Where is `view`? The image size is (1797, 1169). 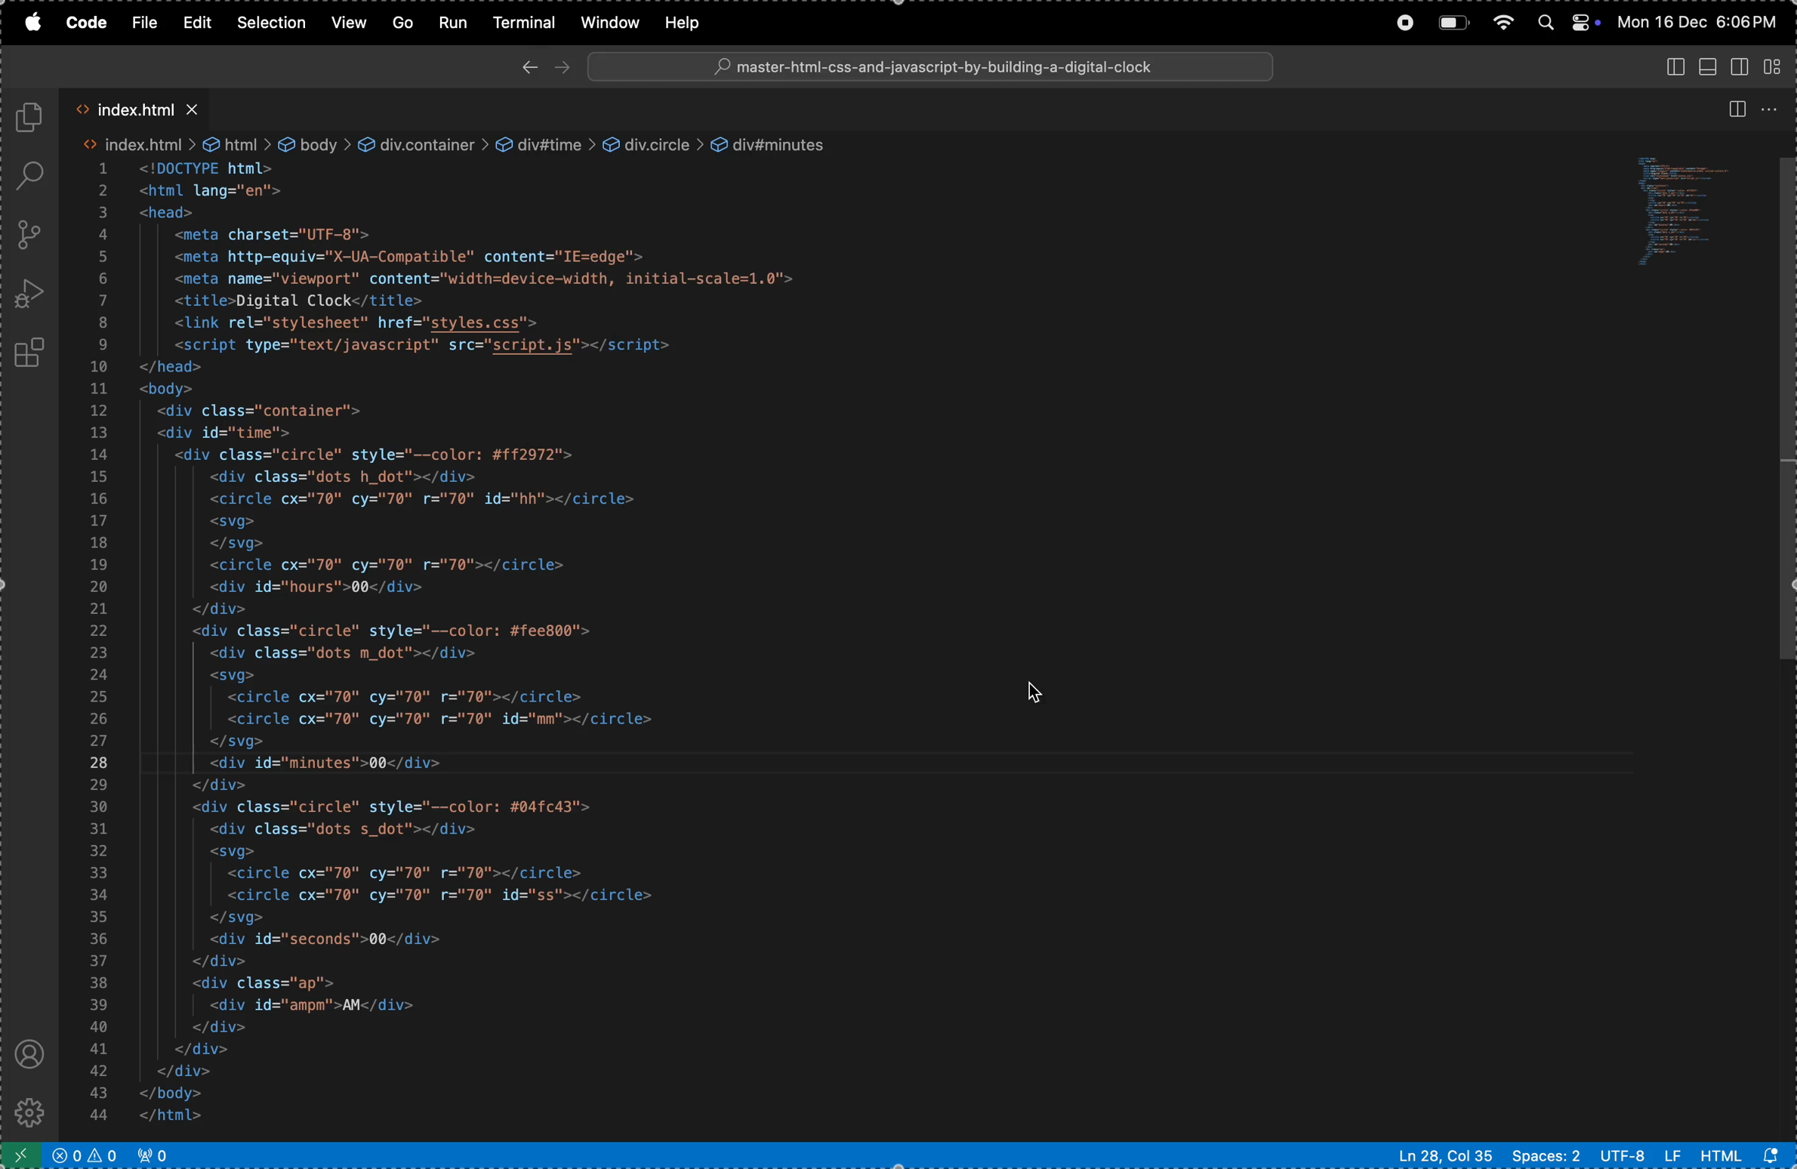
view is located at coordinates (350, 22).